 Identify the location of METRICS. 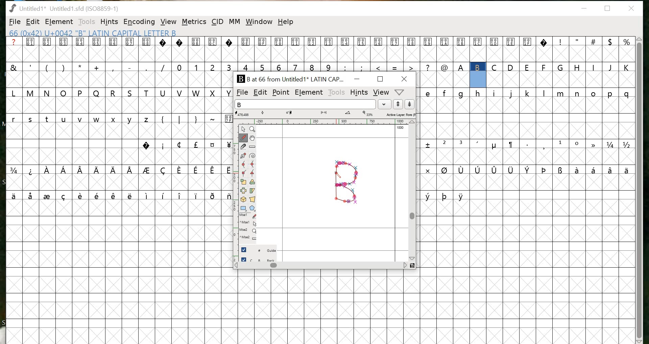
(195, 22).